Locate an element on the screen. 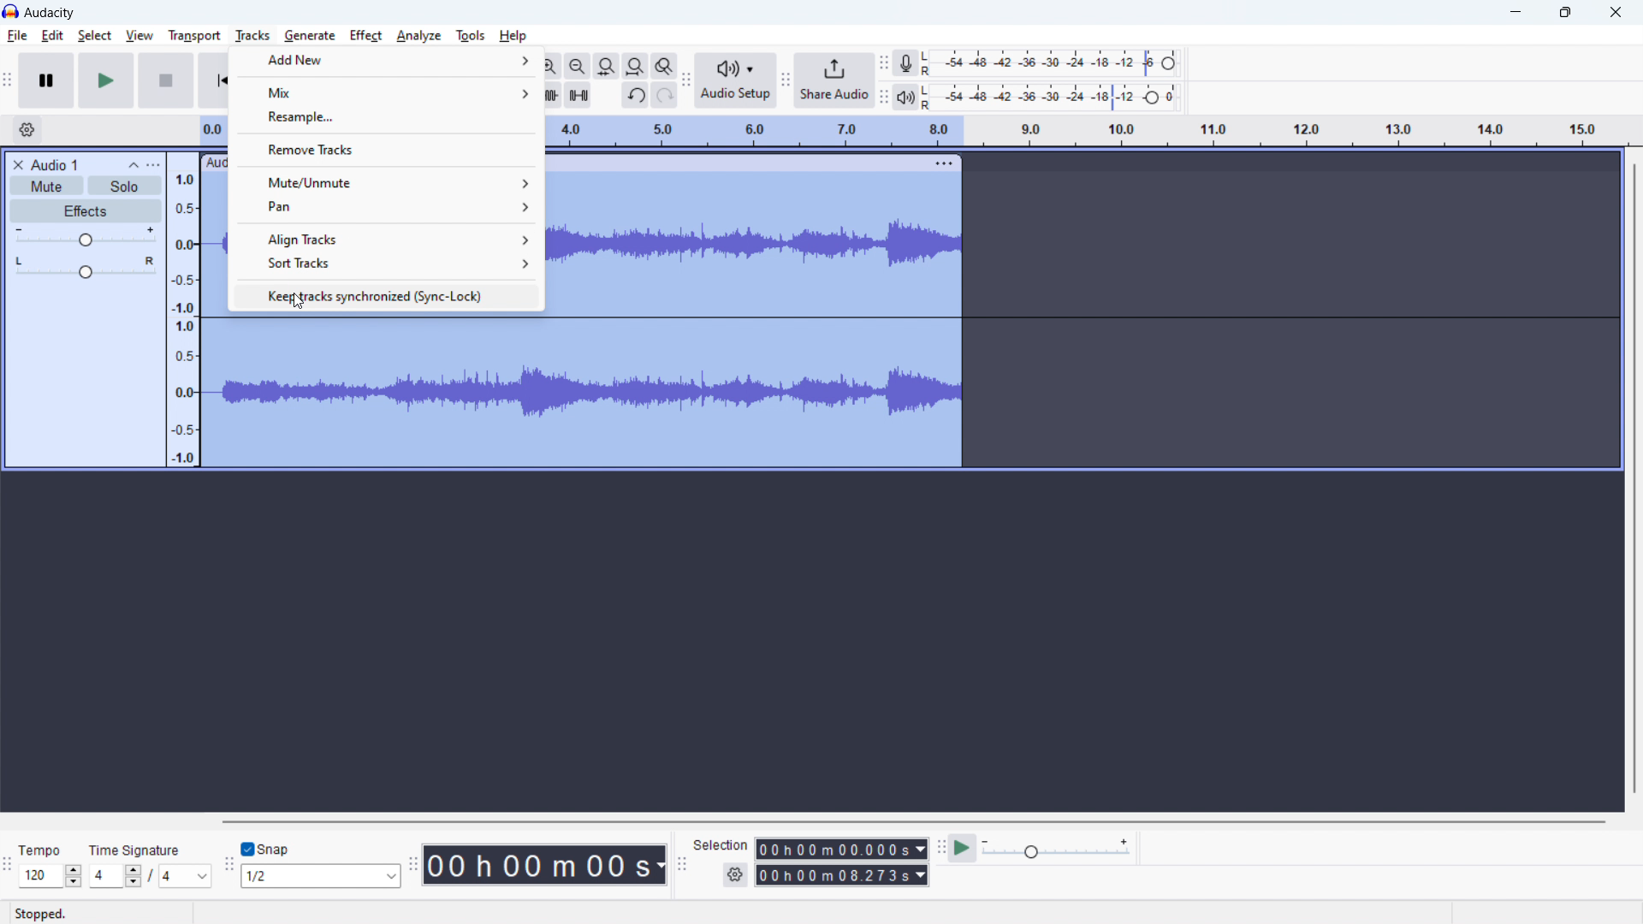 Image resolution: width=1643 pixels, height=924 pixels. transport is located at coordinates (194, 35).